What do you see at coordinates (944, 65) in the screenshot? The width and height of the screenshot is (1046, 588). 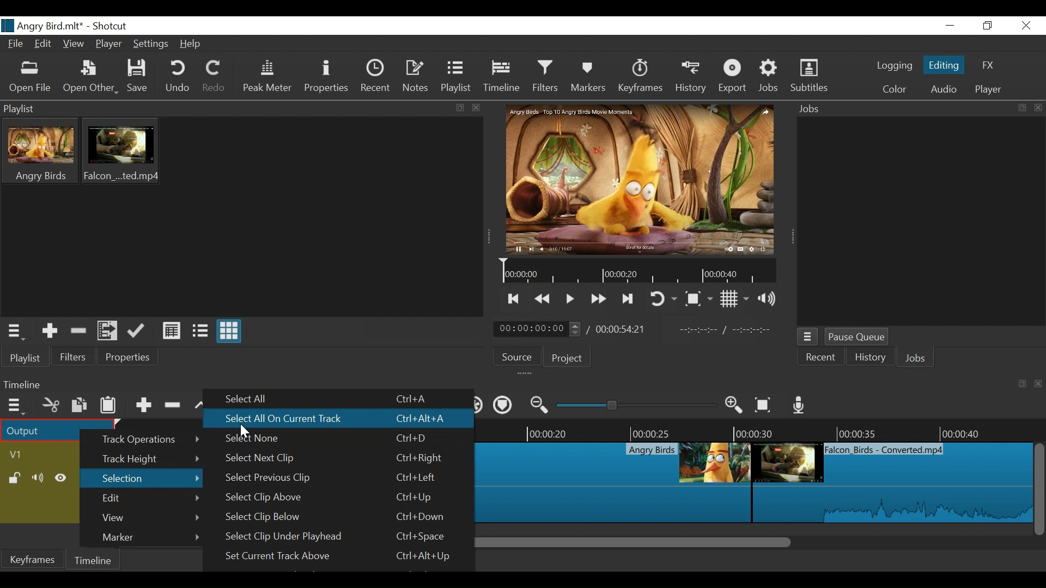 I see `Editing` at bounding box center [944, 65].